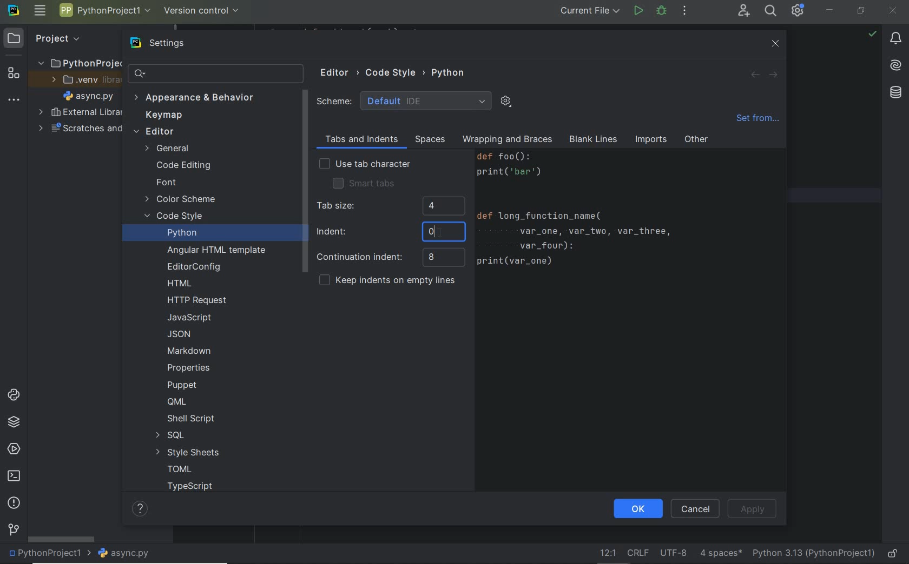 The height and width of the screenshot is (564, 909). What do you see at coordinates (161, 116) in the screenshot?
I see `Keymap` at bounding box center [161, 116].